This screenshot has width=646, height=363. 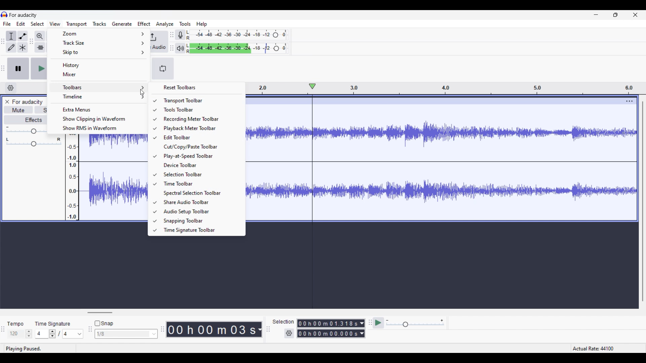 I want to click on Playback meter, so click(x=180, y=48).